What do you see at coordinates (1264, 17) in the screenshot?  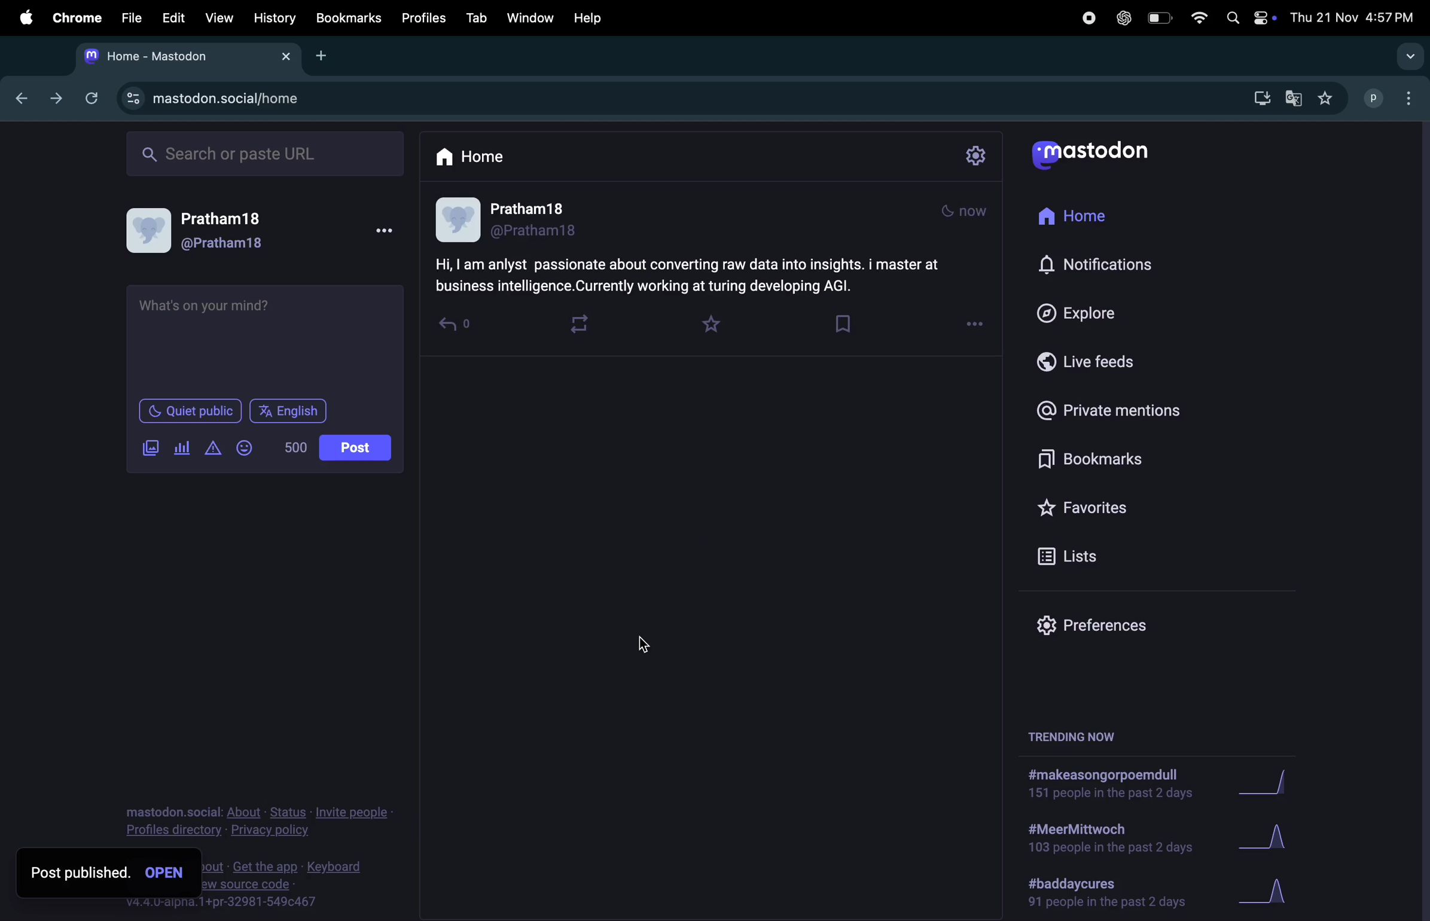 I see `apple widgets` at bounding box center [1264, 17].